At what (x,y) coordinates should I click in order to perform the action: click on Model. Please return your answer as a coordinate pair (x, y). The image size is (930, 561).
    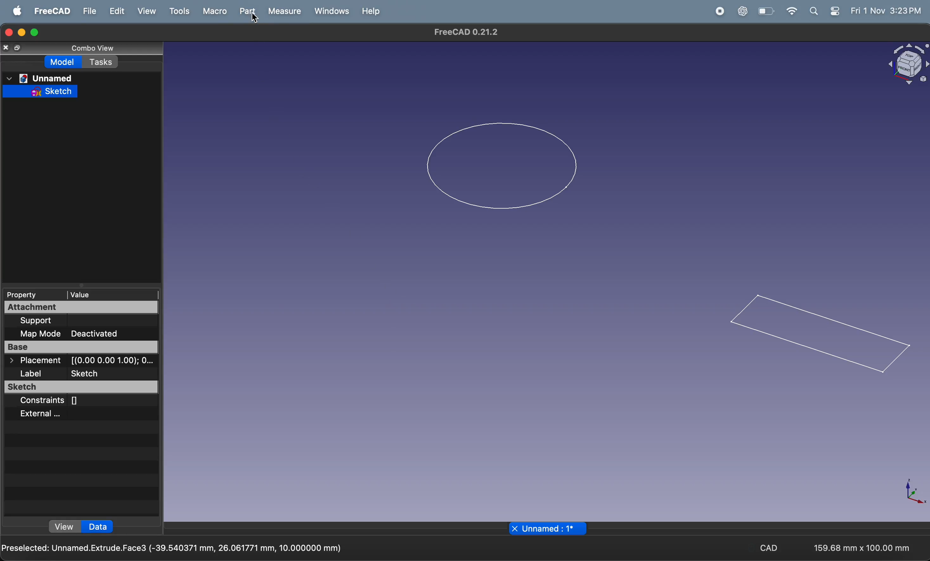
    Looking at the image, I should click on (63, 62).